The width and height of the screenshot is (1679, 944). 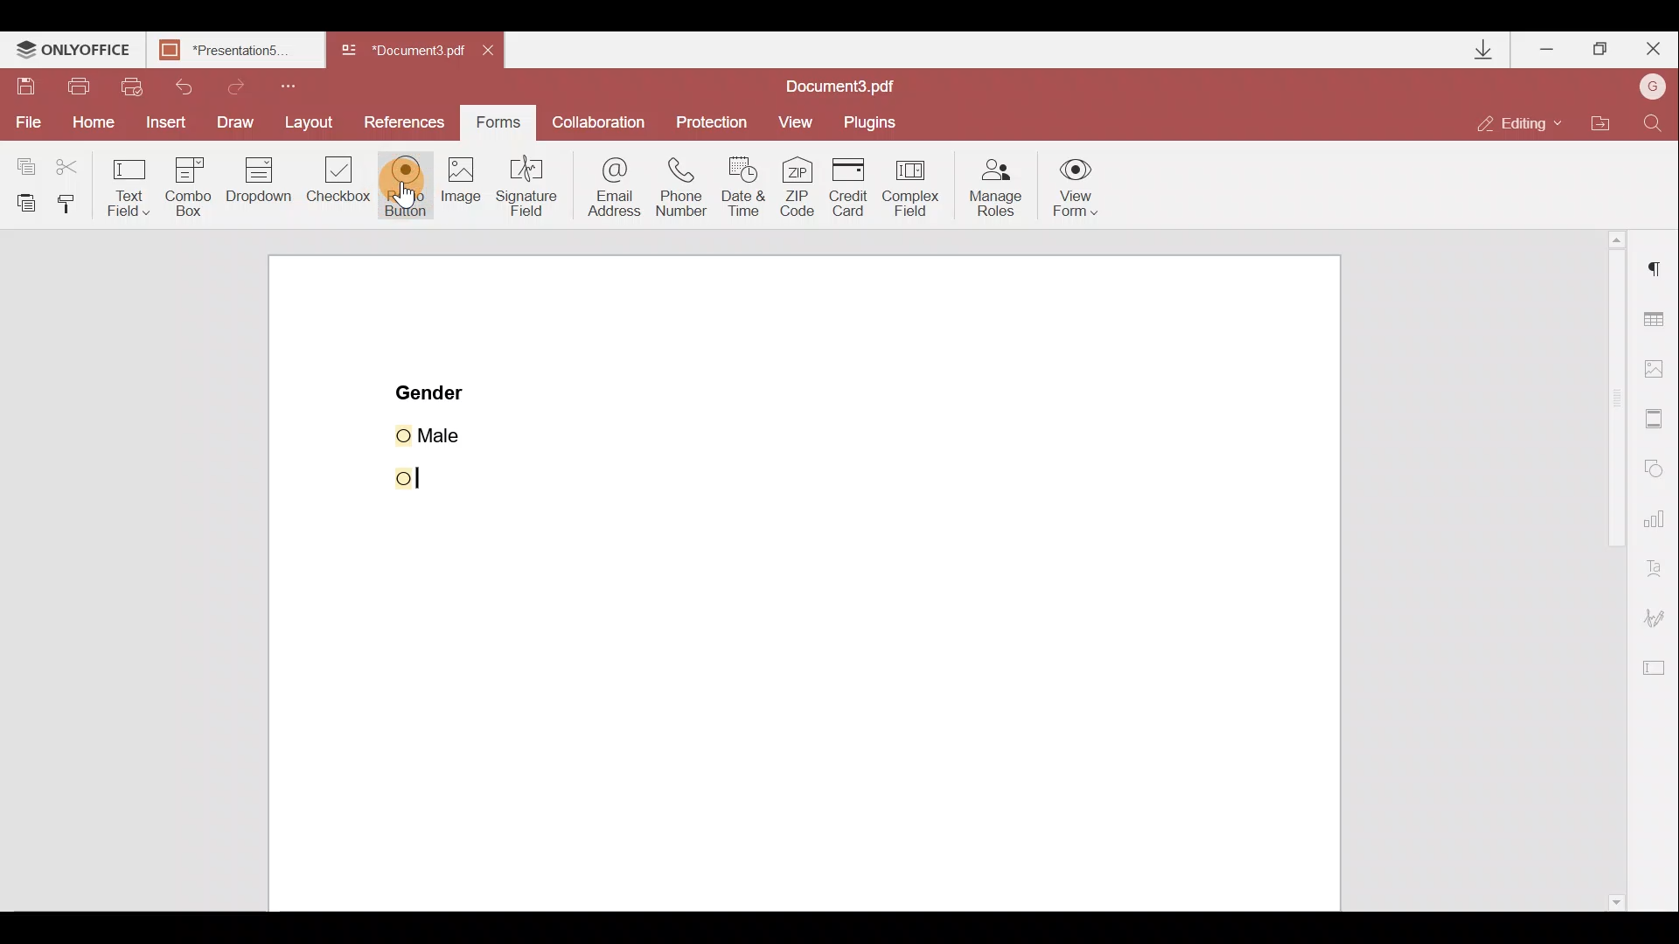 I want to click on Cursor, so click(x=418, y=190).